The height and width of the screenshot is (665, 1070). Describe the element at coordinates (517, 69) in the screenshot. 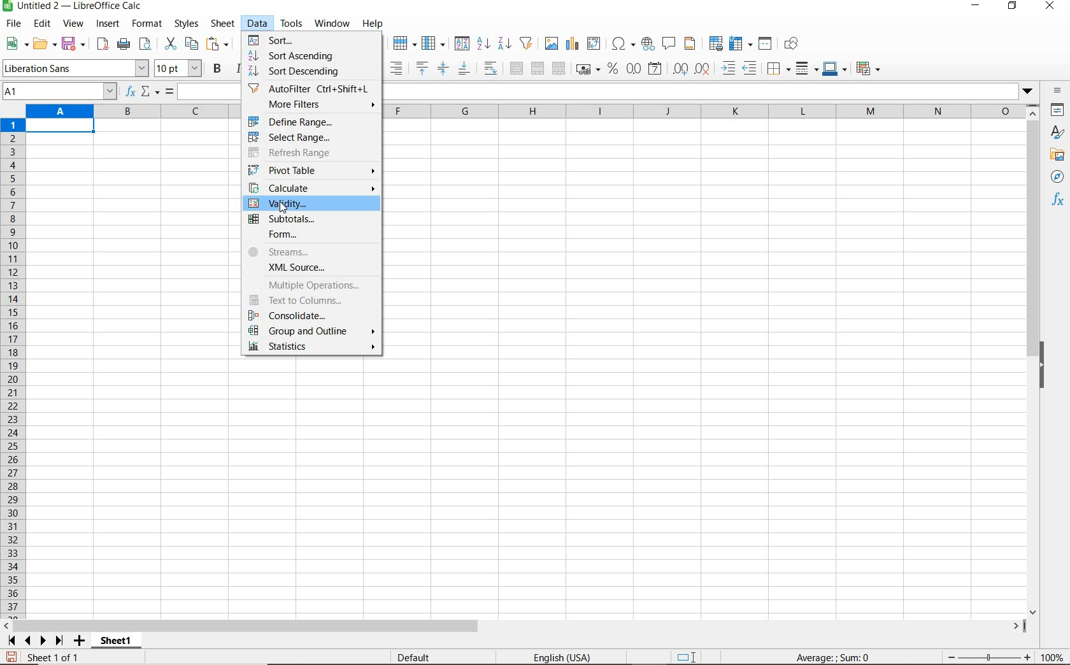

I see `merge and center or unmerge cells` at that location.